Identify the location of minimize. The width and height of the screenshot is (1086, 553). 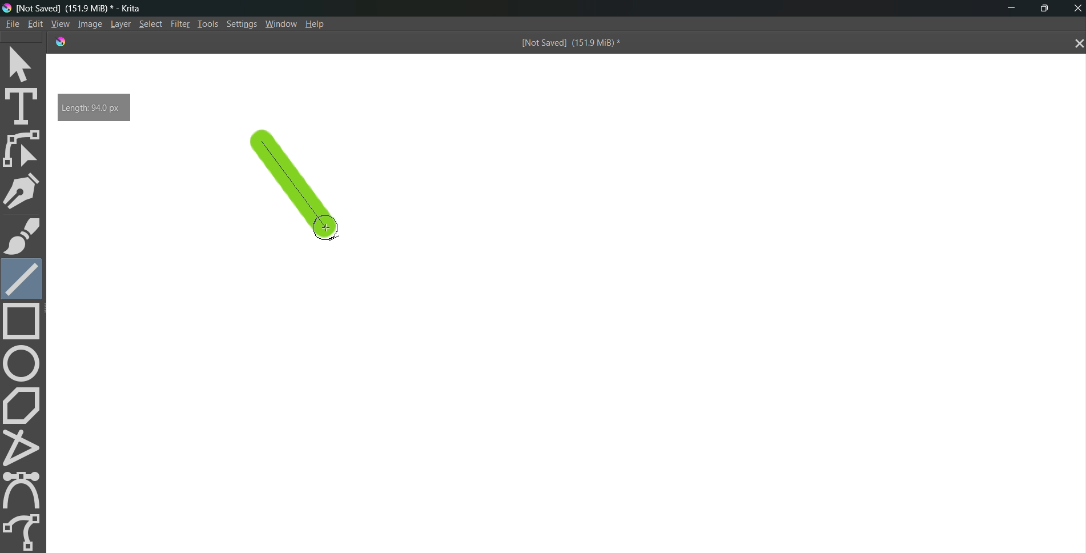
(1007, 9).